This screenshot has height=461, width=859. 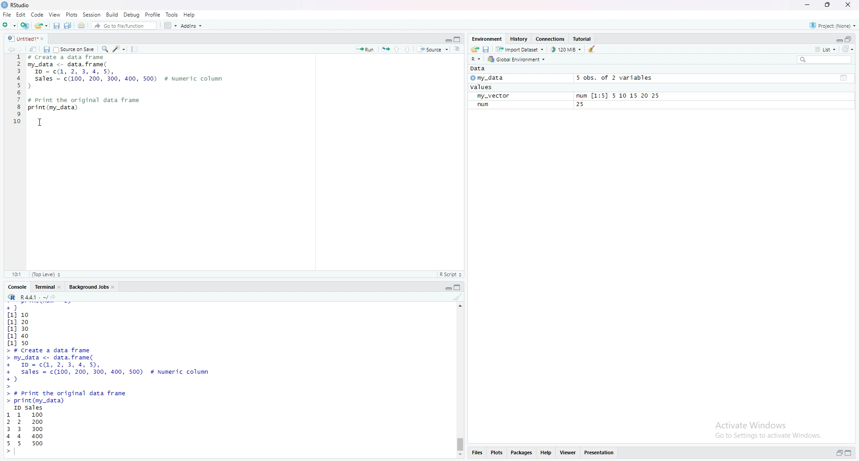 I want to click on find/replace, so click(x=104, y=50).